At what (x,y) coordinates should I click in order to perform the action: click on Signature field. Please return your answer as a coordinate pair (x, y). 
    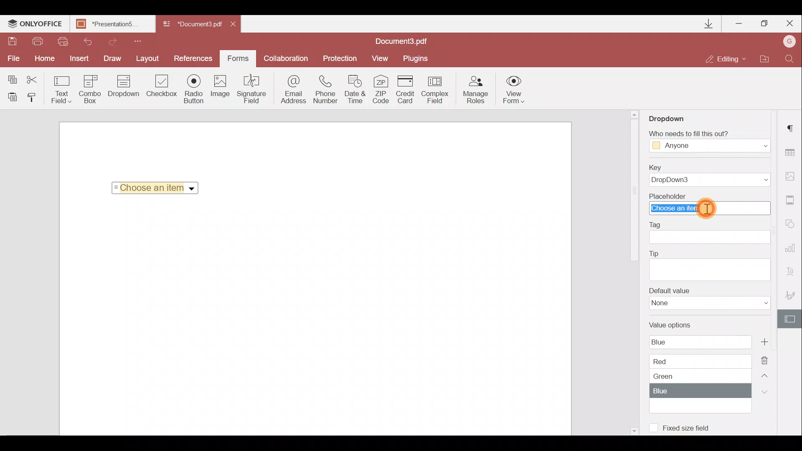
    Looking at the image, I should click on (253, 91).